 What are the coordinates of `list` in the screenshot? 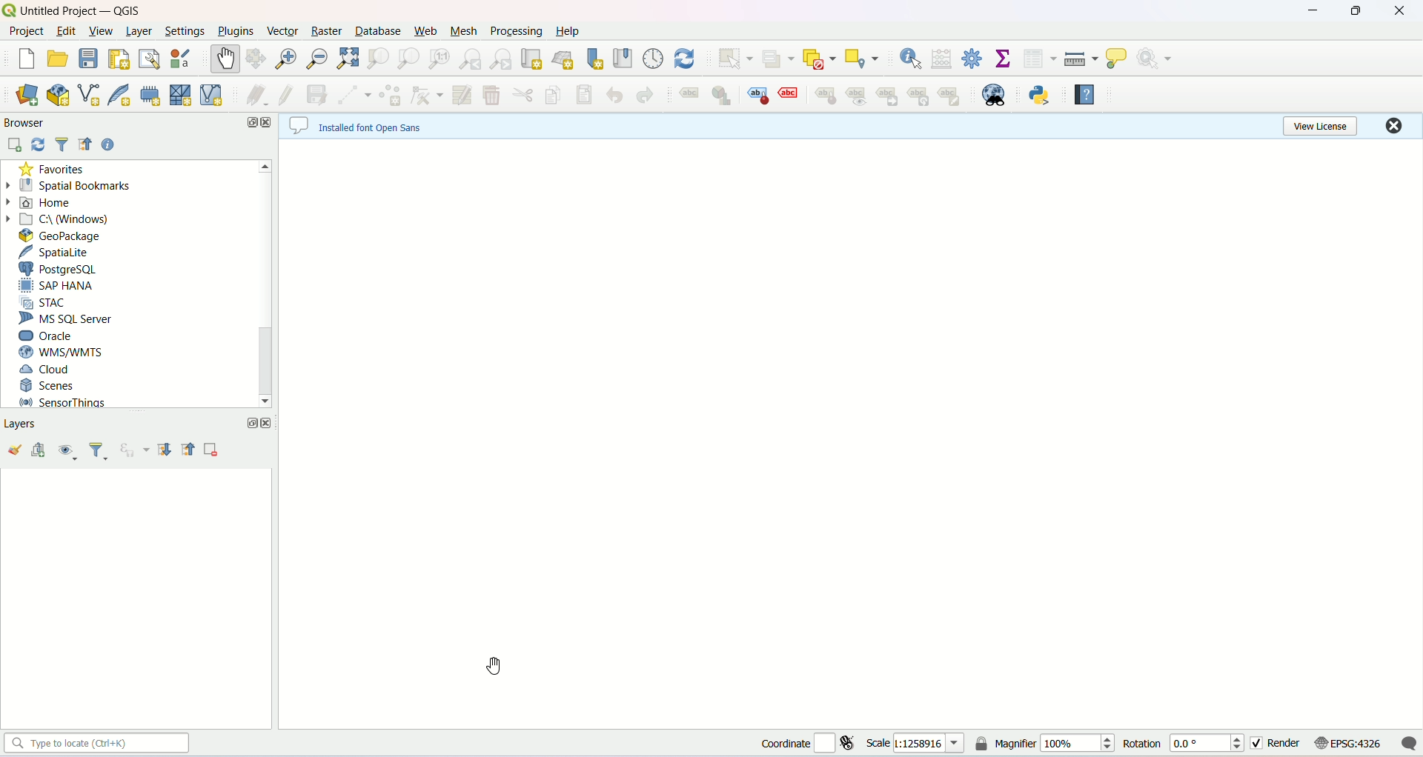 It's located at (87, 144).